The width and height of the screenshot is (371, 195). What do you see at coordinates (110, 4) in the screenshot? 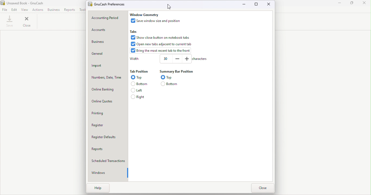
I see `File name` at bounding box center [110, 4].